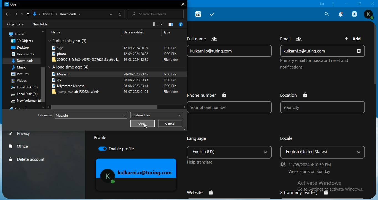  What do you see at coordinates (20, 74) in the screenshot?
I see `pictures` at bounding box center [20, 74].